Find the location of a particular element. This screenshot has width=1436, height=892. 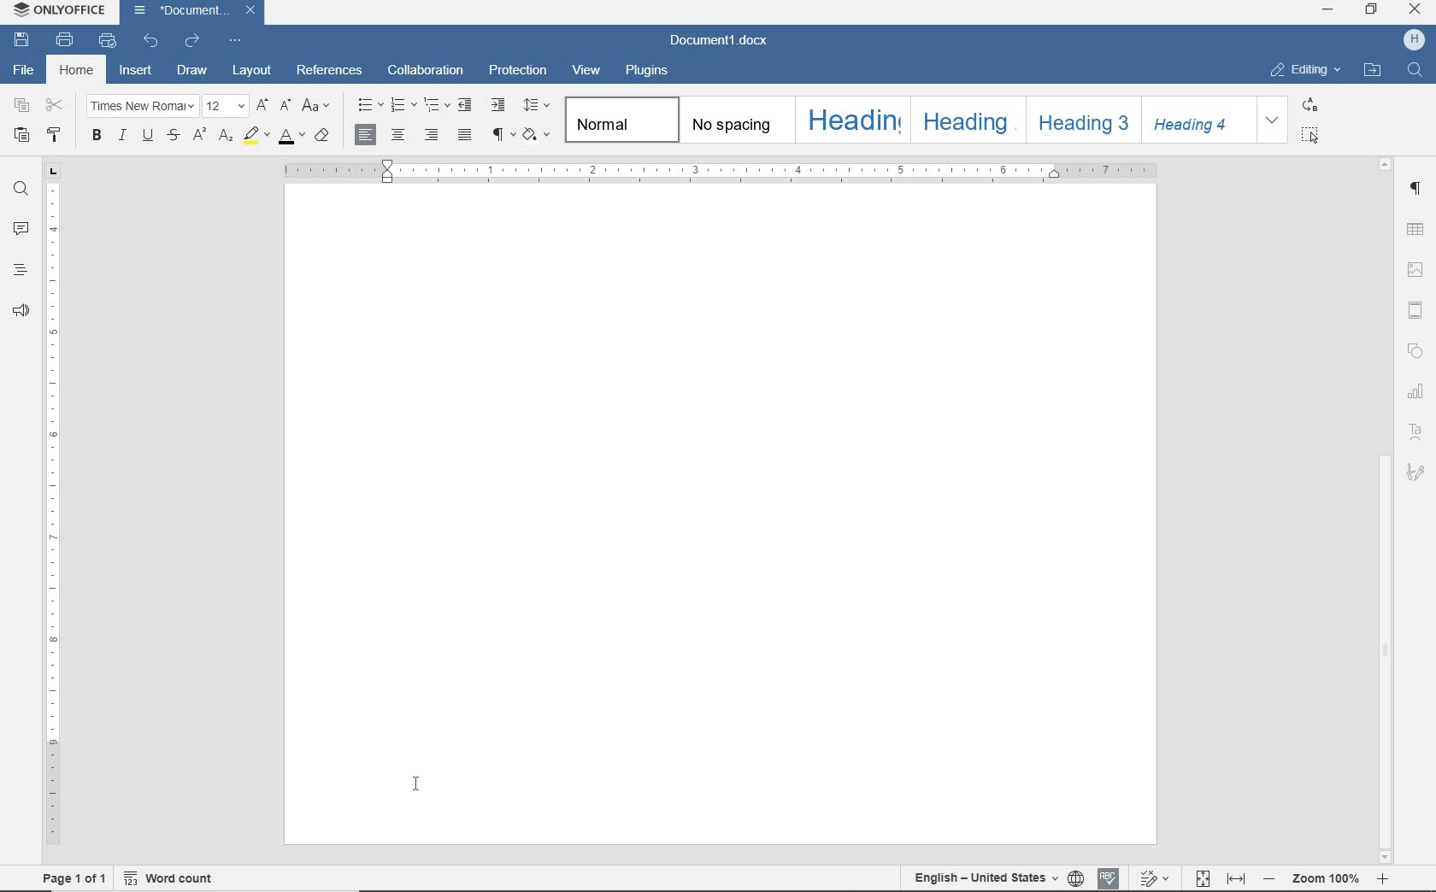

font size is located at coordinates (225, 107).